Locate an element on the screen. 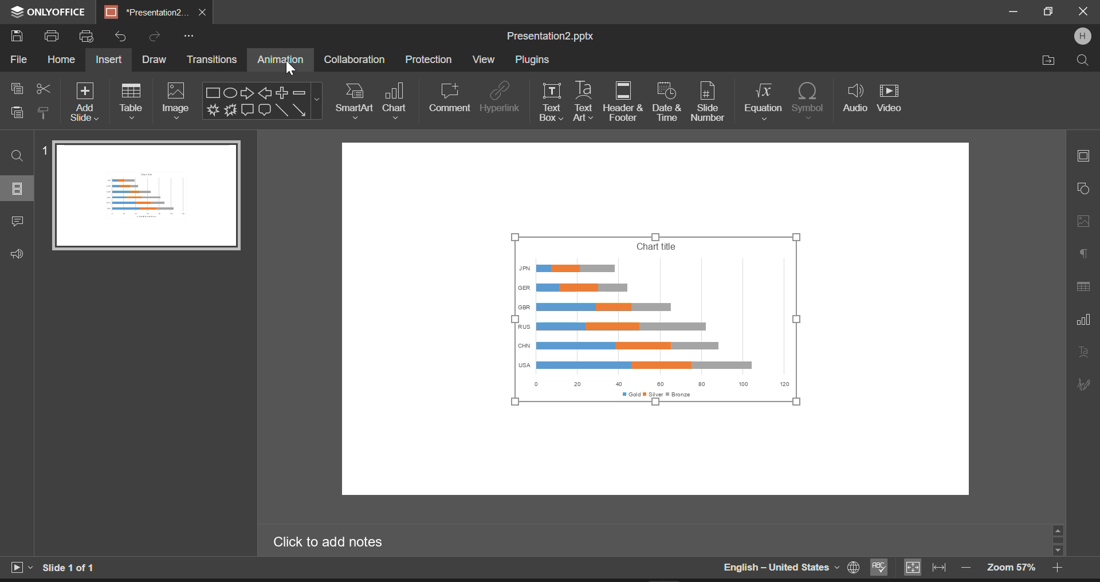 The image size is (1100, 582). ONLYOFFICE is located at coordinates (46, 13).